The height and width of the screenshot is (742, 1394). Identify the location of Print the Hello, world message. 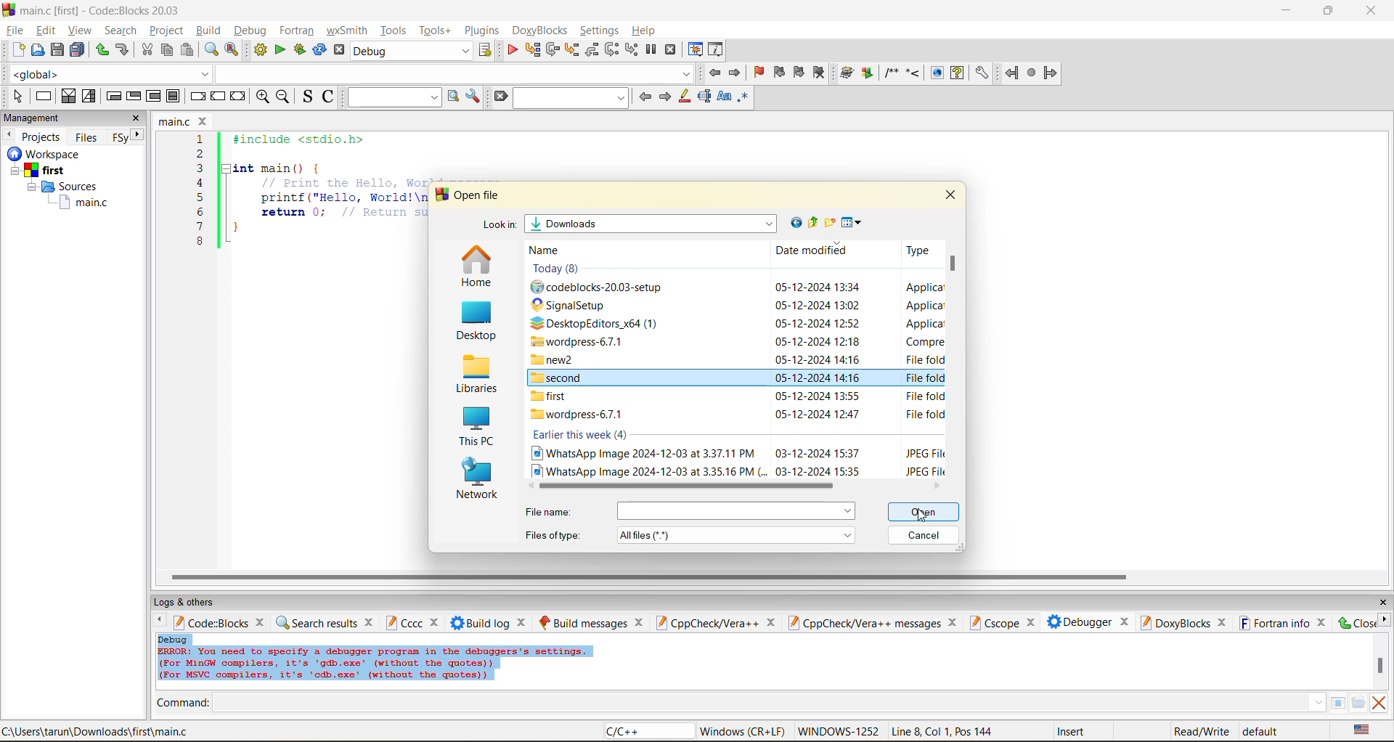
(344, 182).